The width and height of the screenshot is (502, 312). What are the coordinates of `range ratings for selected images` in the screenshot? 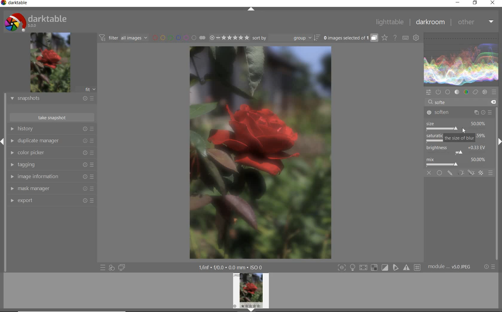 It's located at (229, 38).